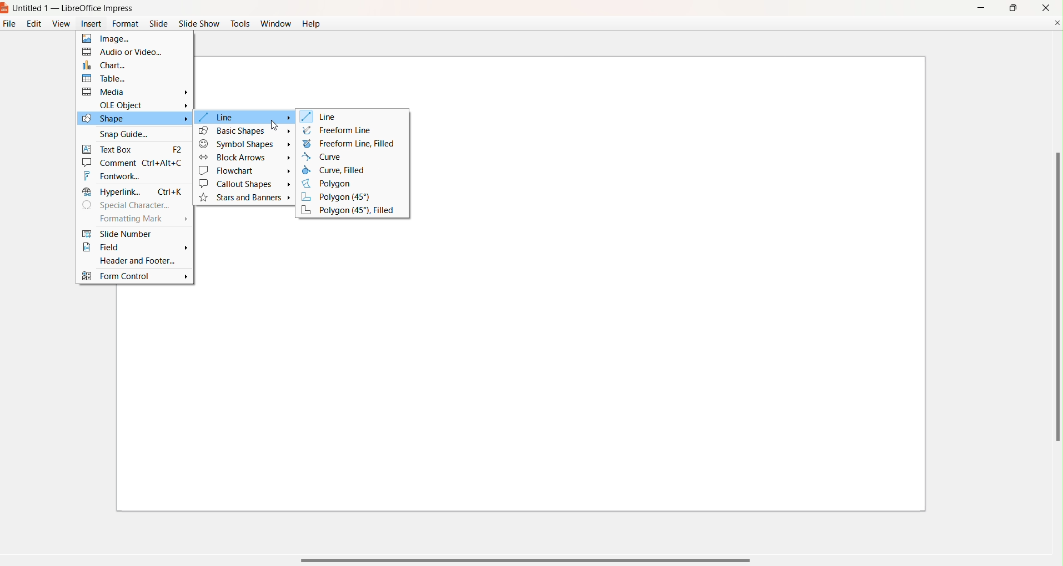  What do you see at coordinates (245, 130) in the screenshot?
I see `Basic Shapes` at bounding box center [245, 130].